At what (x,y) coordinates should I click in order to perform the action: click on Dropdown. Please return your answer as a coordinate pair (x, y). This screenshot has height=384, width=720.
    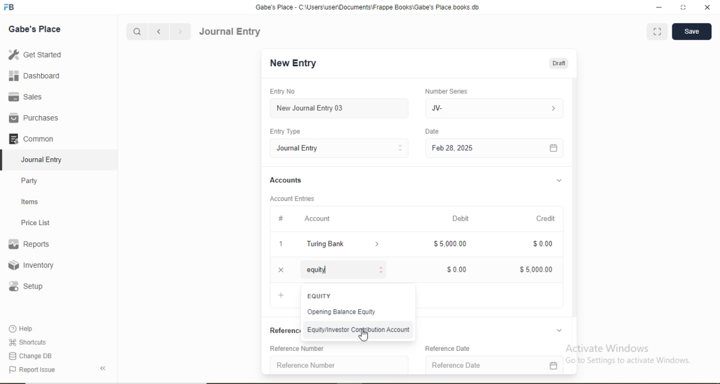
    Looking at the image, I should click on (560, 181).